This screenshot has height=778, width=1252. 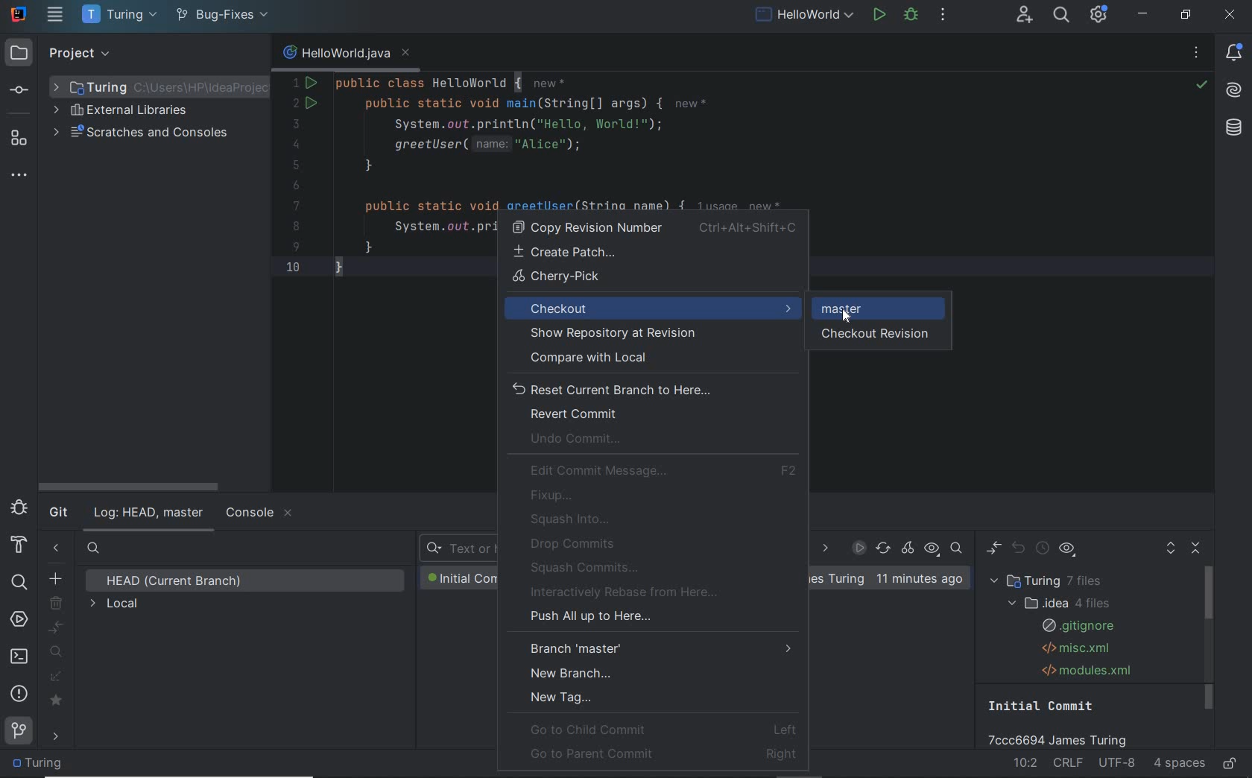 I want to click on console, so click(x=258, y=513).